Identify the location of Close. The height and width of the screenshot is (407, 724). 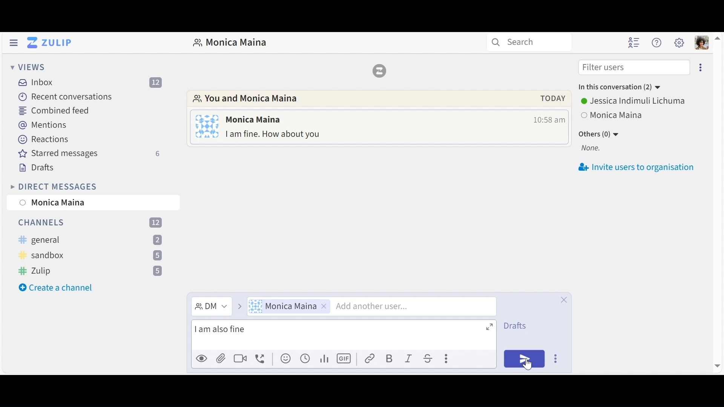
(564, 300).